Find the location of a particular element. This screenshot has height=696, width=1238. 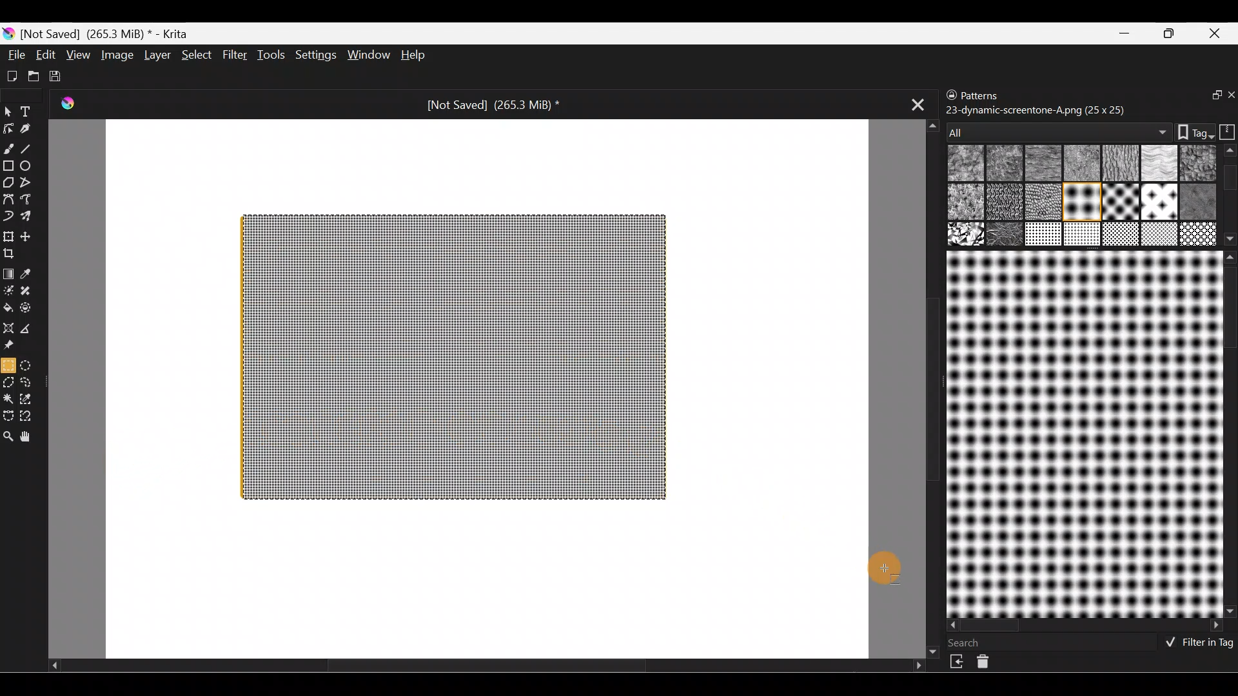

09 drawed_crosshatched.png is located at coordinates (1003, 203).